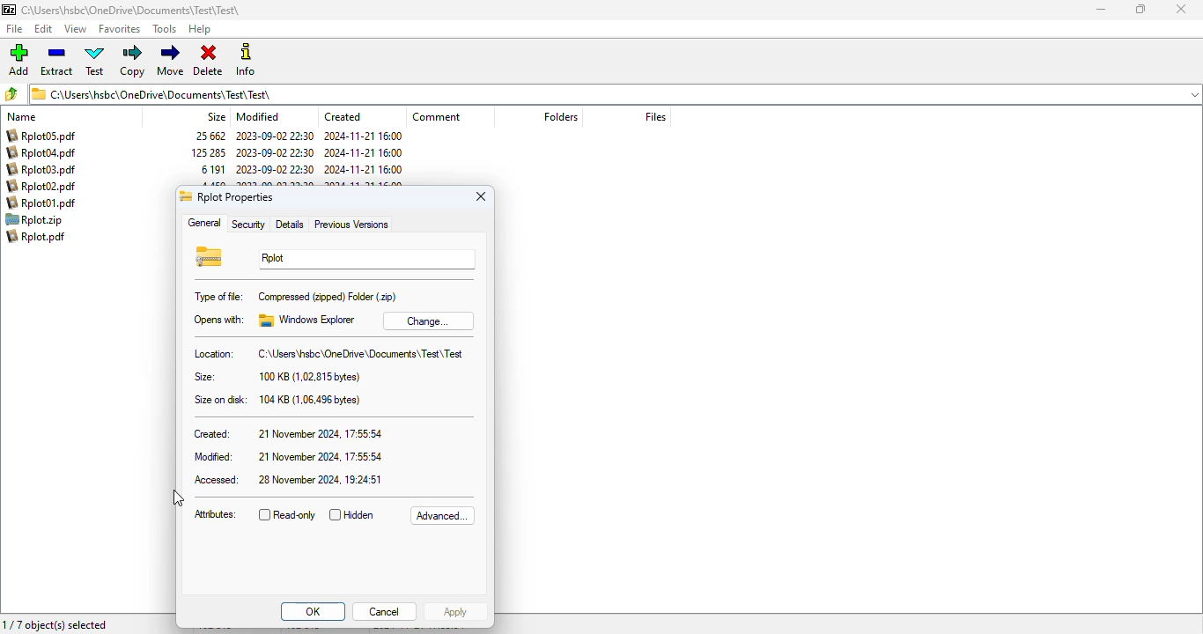  What do you see at coordinates (343, 117) in the screenshot?
I see `created` at bounding box center [343, 117].